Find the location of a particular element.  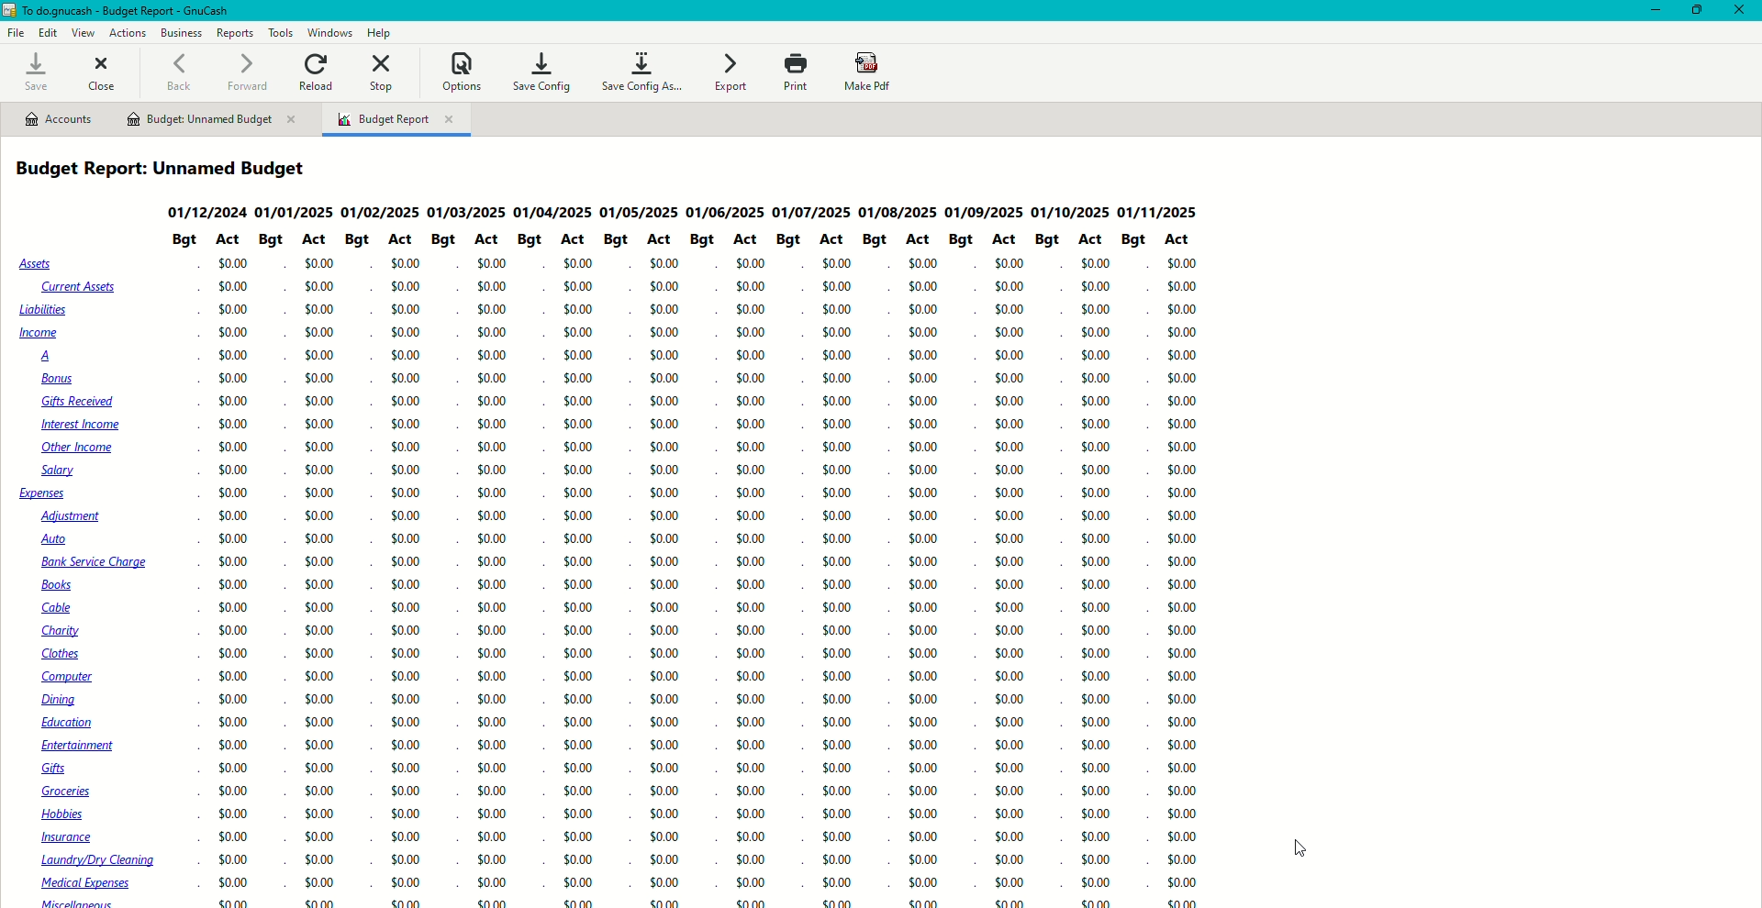

View is located at coordinates (83, 33).